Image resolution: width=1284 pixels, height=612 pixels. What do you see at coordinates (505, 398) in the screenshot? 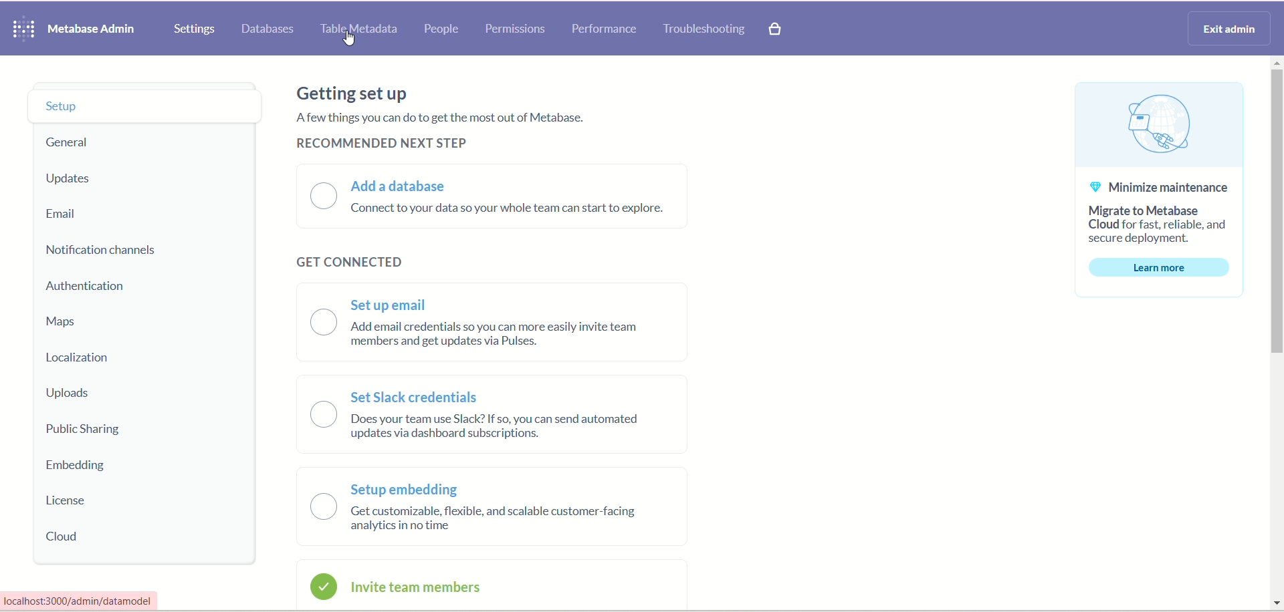
I see `set slack credentials ` at bounding box center [505, 398].